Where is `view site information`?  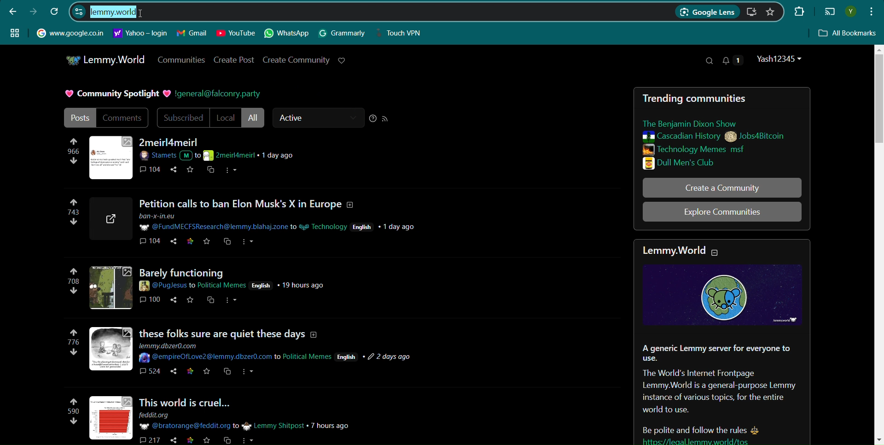
view site information is located at coordinates (79, 11).